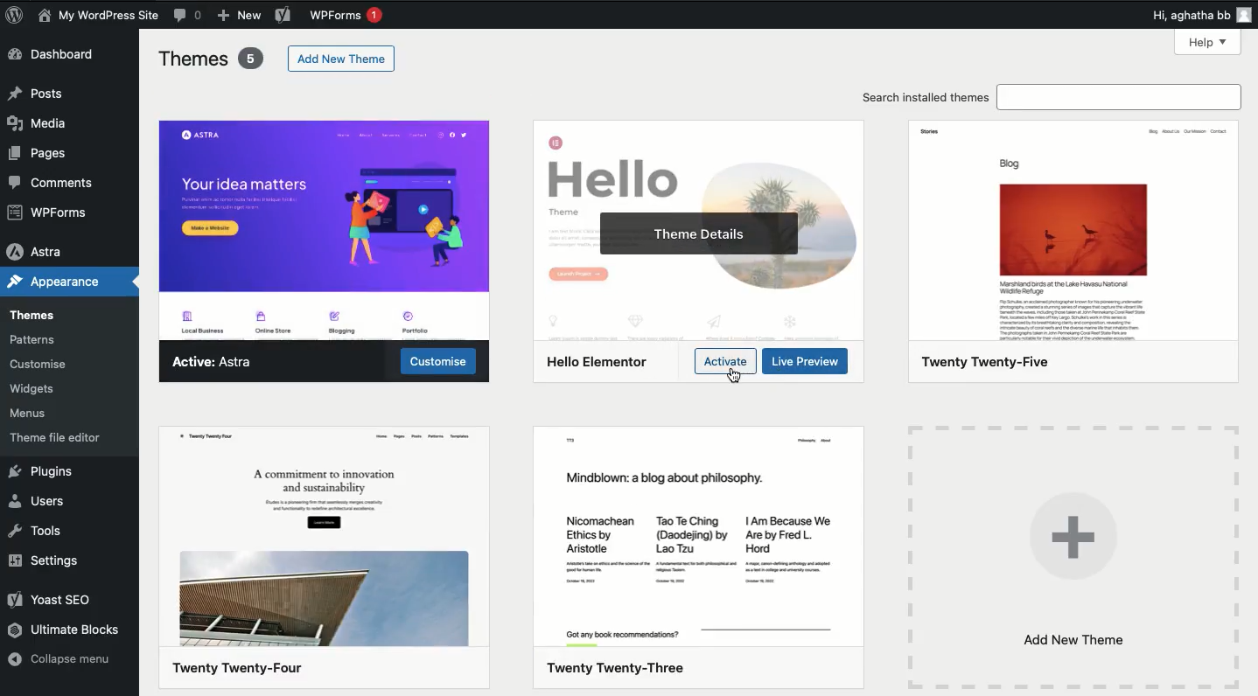 This screenshot has height=696, width=1258. What do you see at coordinates (34, 313) in the screenshot?
I see `Themes` at bounding box center [34, 313].